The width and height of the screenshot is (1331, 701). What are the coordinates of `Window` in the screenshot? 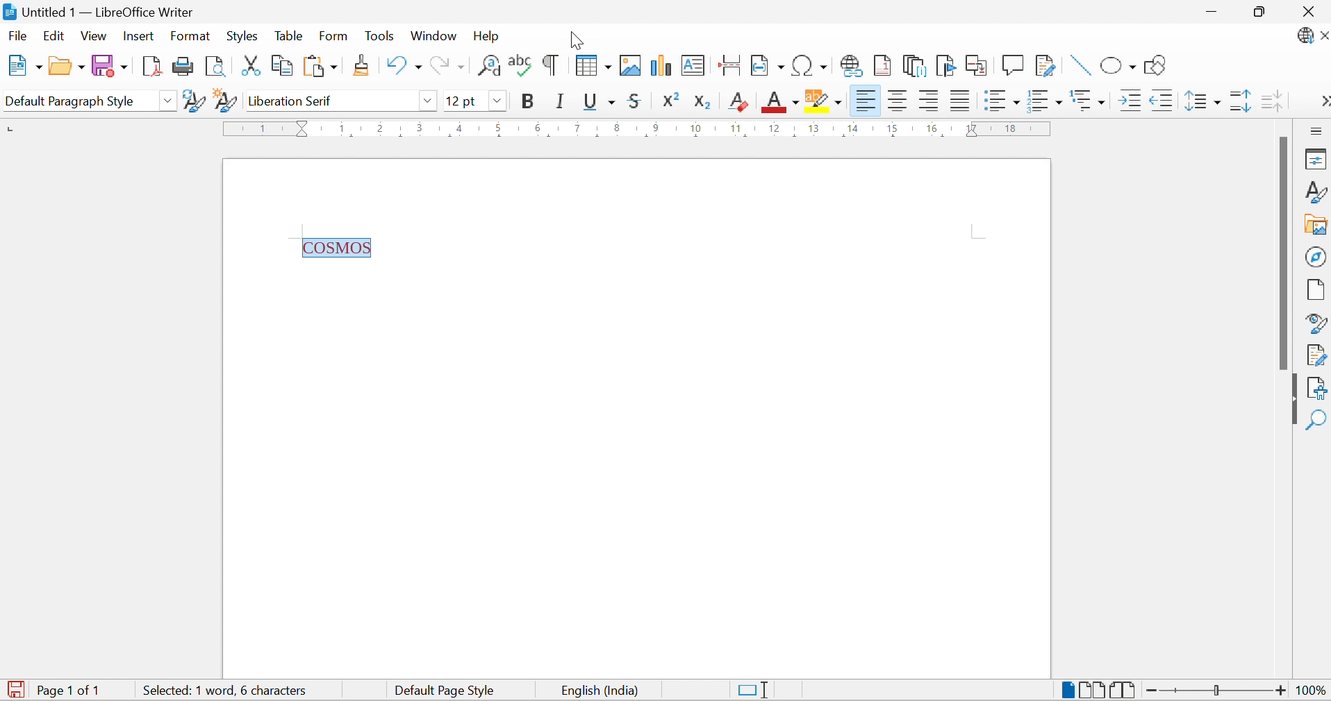 It's located at (433, 37).